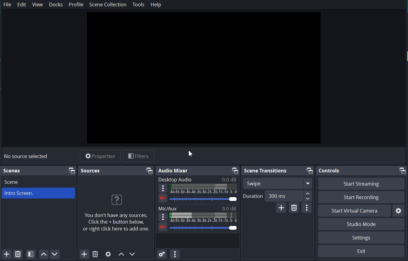  I want to click on Audio mixer, so click(174, 171).